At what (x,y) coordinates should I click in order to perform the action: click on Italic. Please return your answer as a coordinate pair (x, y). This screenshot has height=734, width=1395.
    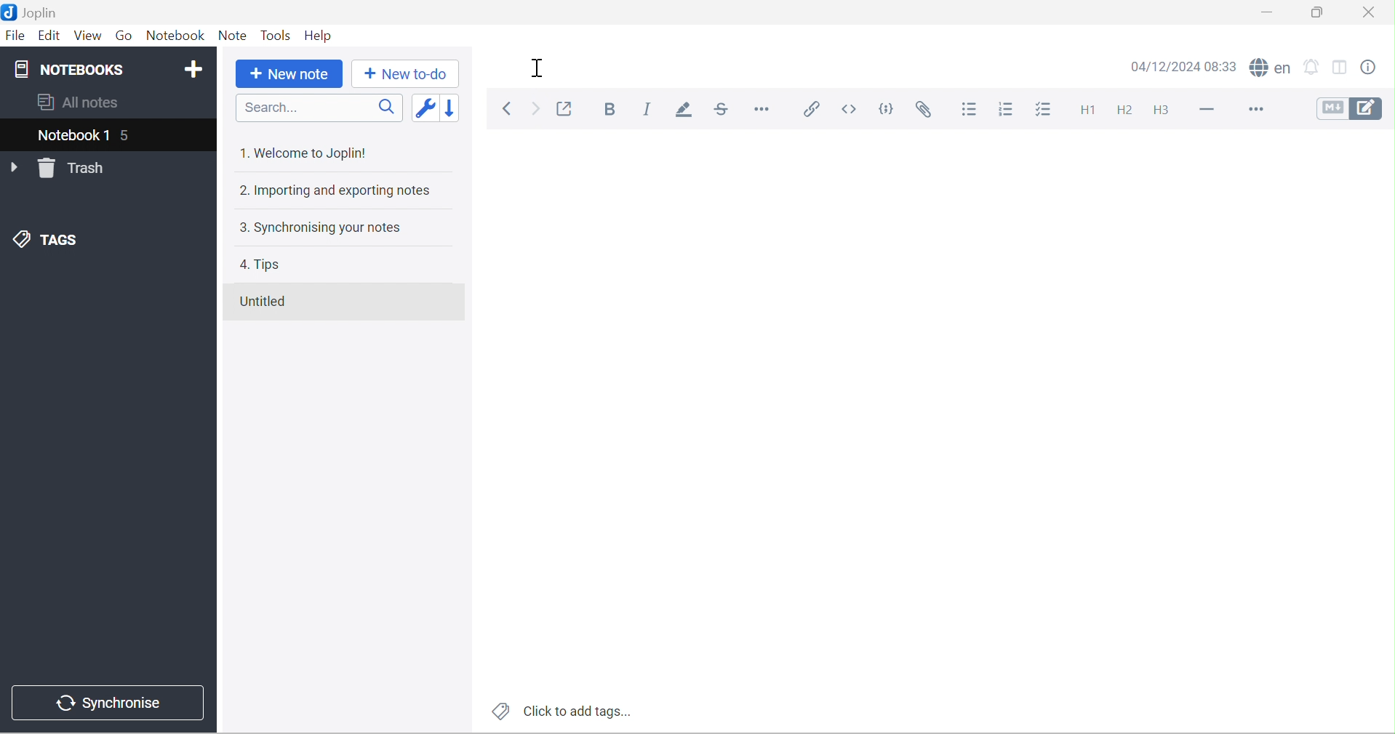
    Looking at the image, I should click on (650, 108).